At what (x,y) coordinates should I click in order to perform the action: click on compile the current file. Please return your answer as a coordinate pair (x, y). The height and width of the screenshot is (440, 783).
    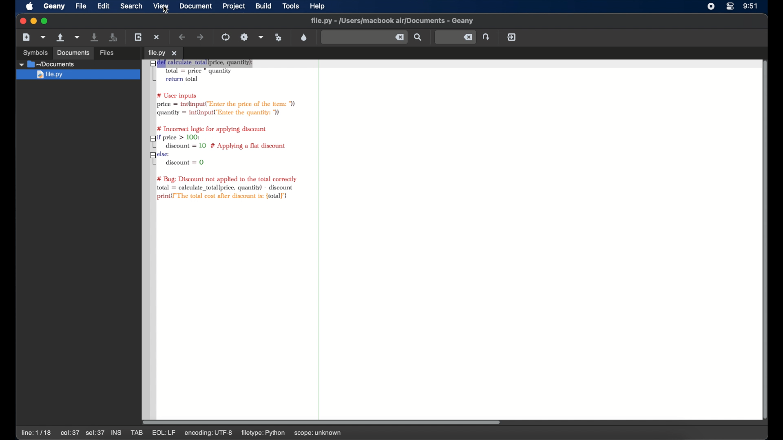
    Looking at the image, I should click on (226, 37).